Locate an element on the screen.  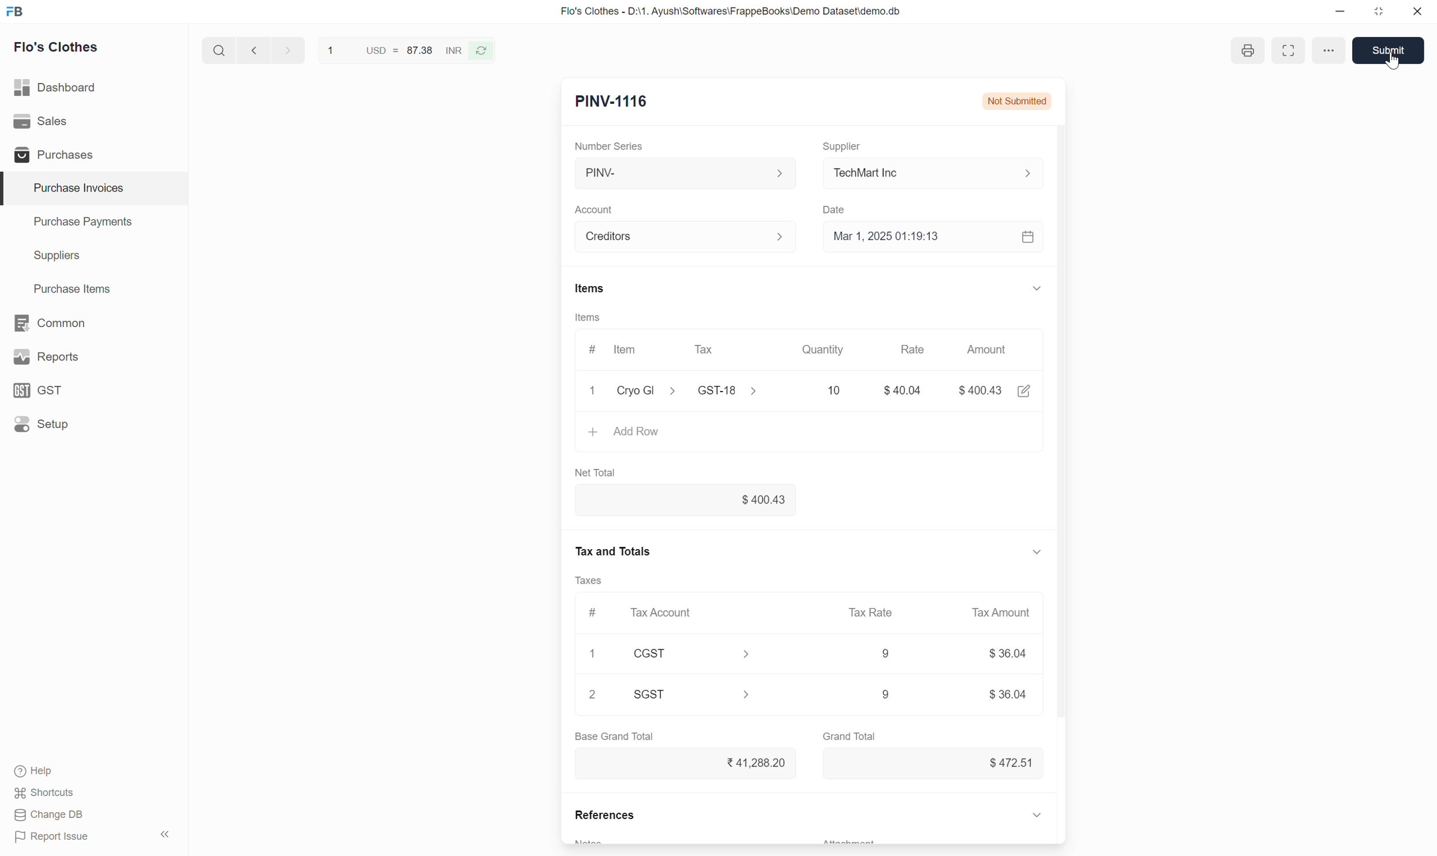
Shortcuts is located at coordinates (46, 794).